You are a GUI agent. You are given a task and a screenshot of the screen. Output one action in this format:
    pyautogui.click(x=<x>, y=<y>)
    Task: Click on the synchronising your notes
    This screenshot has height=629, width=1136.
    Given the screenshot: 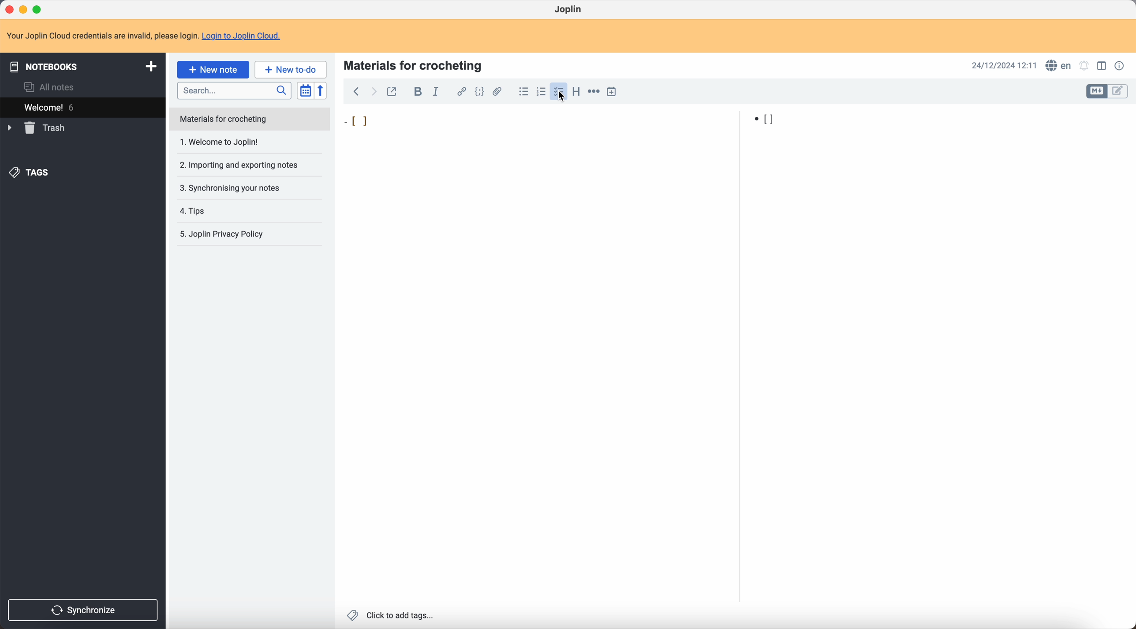 What is the action you would take?
    pyautogui.click(x=244, y=187)
    